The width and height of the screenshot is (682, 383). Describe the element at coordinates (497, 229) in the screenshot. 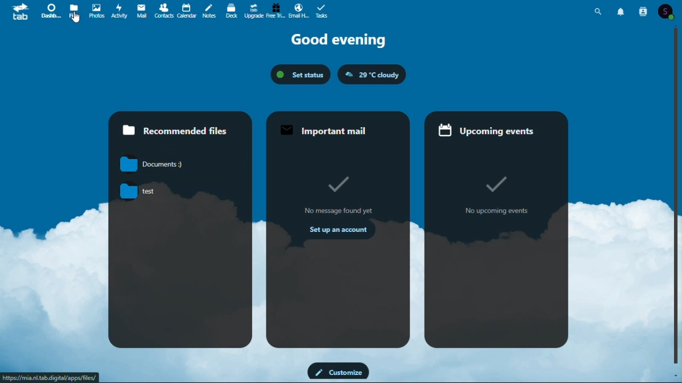

I see `Upcoming events` at that location.